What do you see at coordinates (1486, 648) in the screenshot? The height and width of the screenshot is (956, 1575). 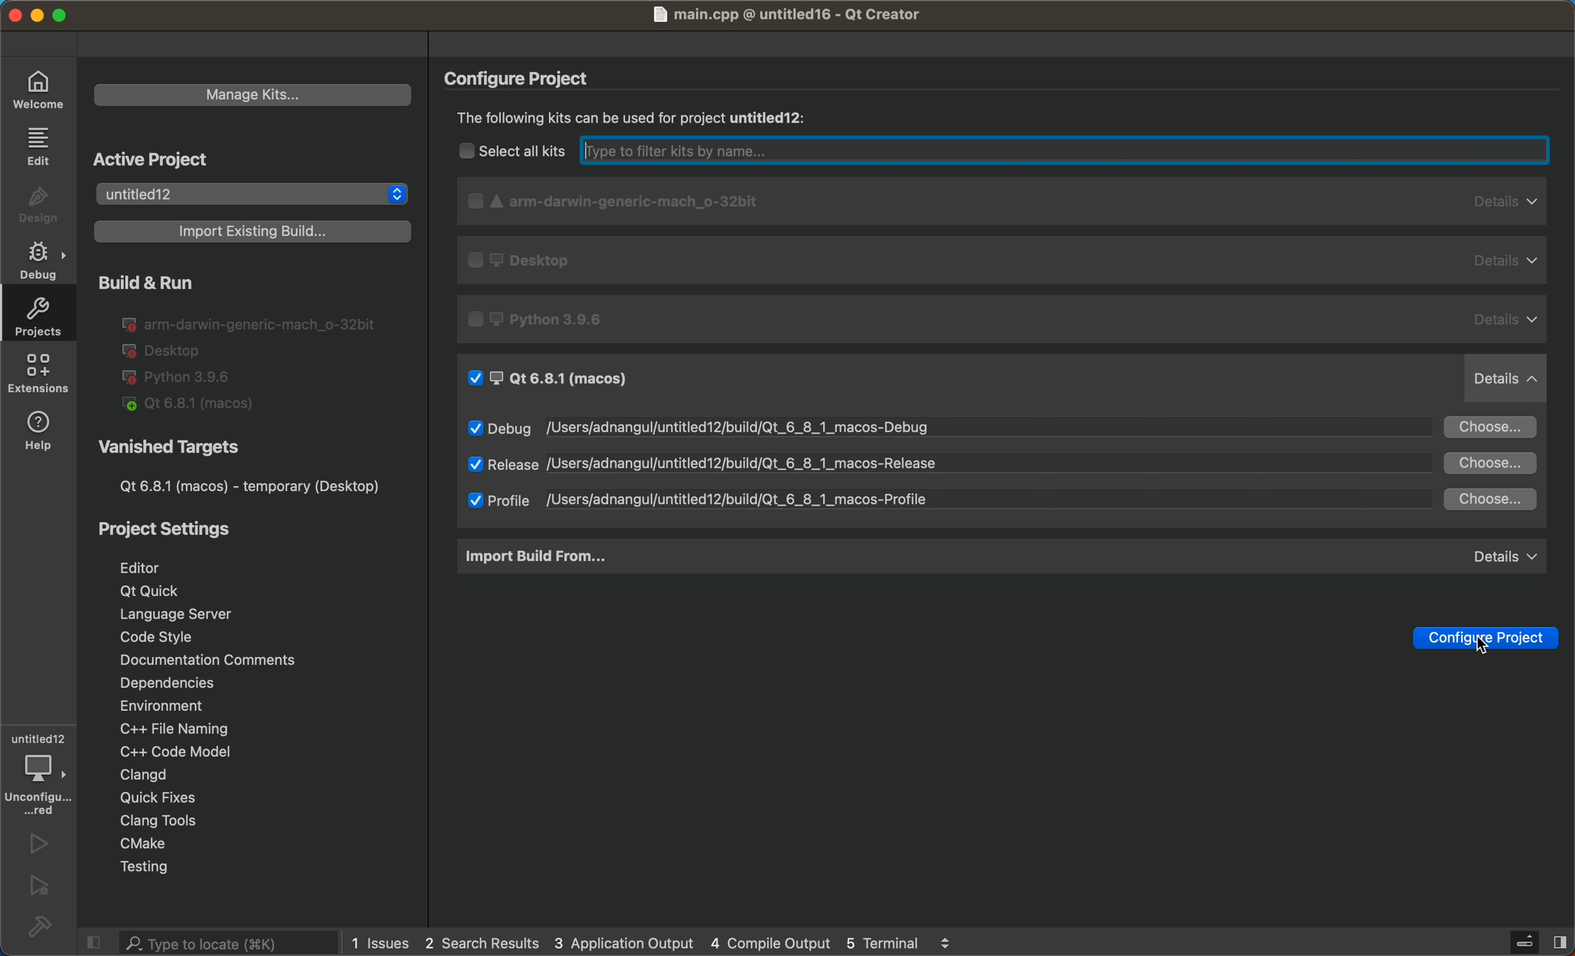 I see `cursor` at bounding box center [1486, 648].